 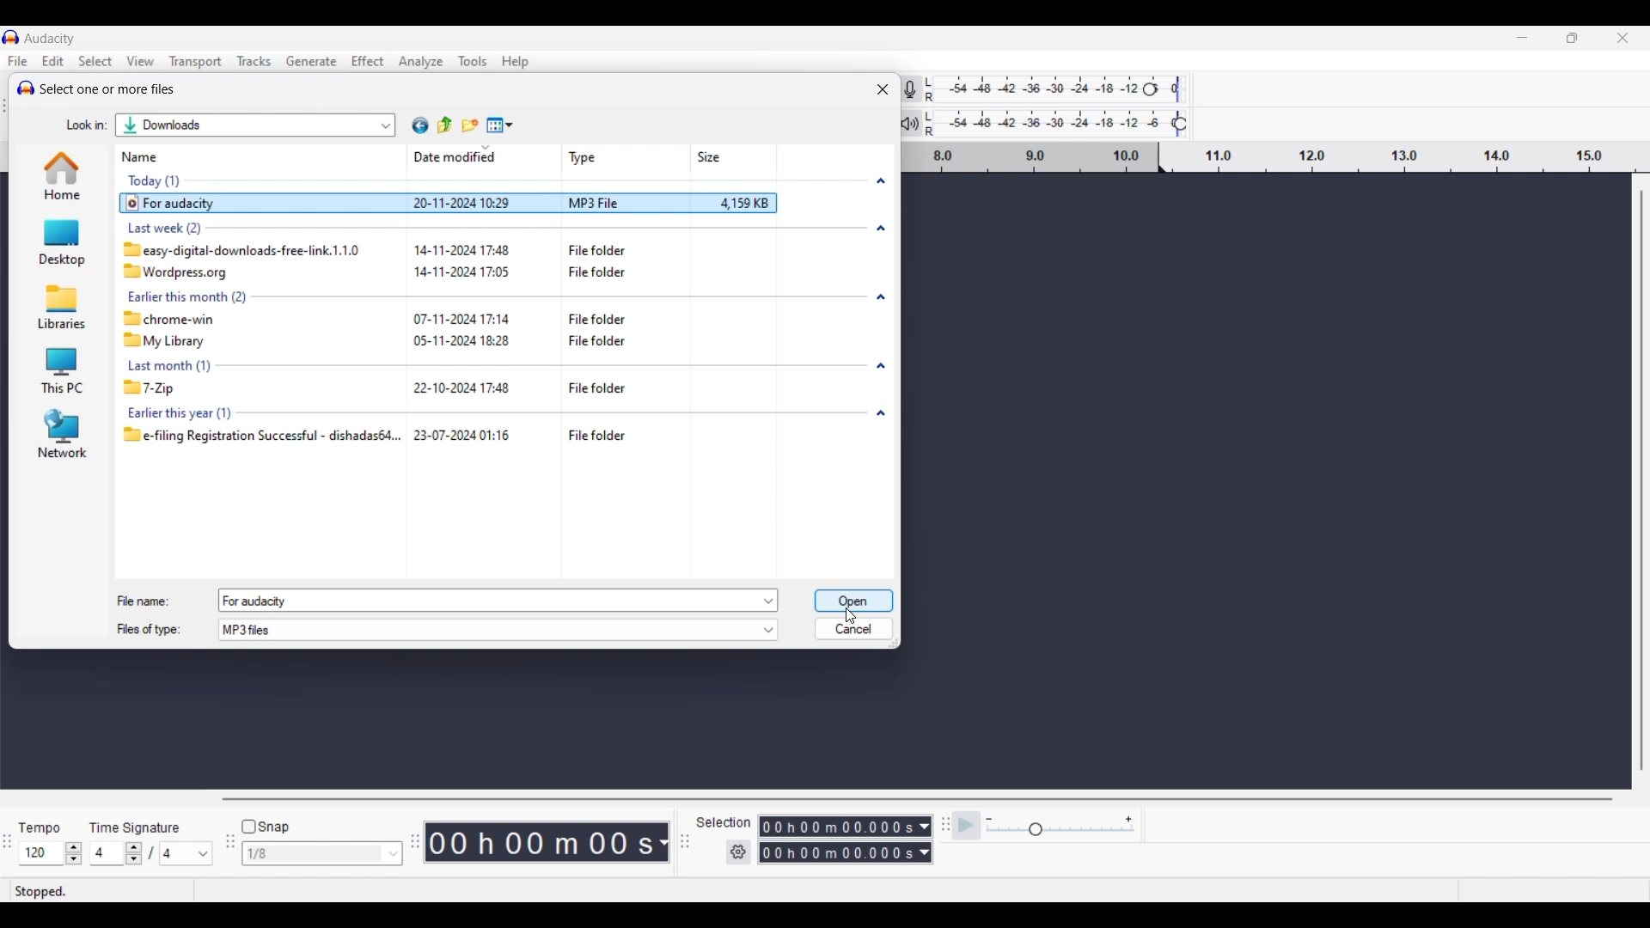 I want to click on Status of recording, so click(x=81, y=891).